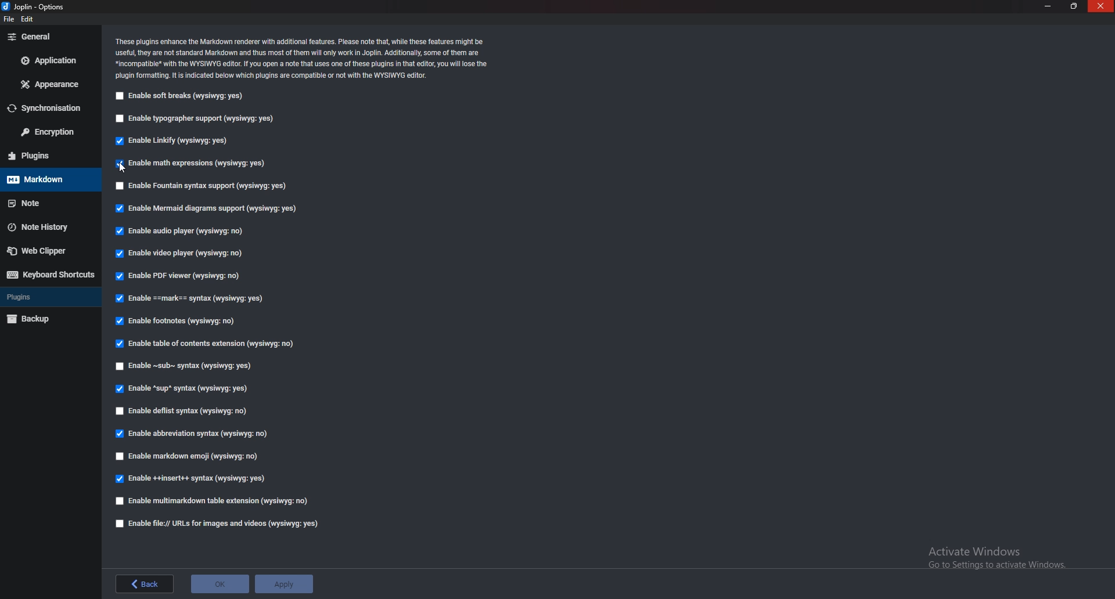 This screenshot has height=599, width=1115. Describe the element at coordinates (187, 367) in the screenshot. I see `Enable sub syntax` at that location.